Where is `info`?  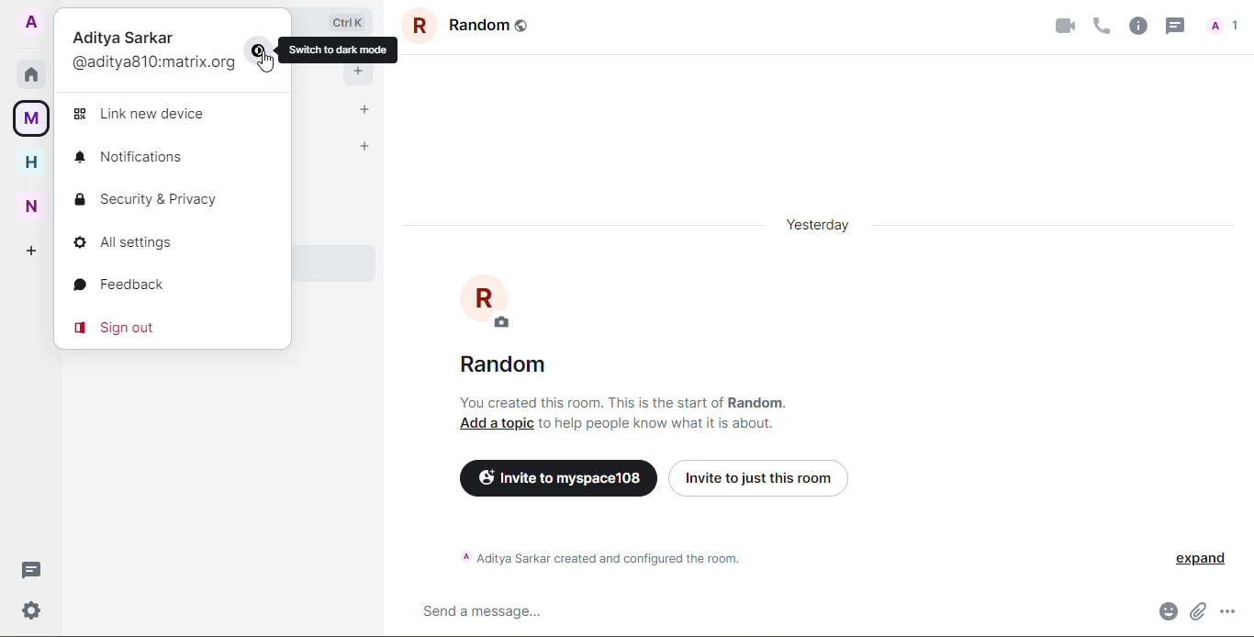 info is located at coordinates (658, 424).